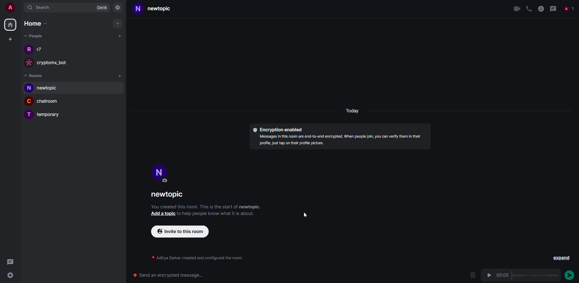 This screenshot has width=579, height=283. Describe the element at coordinates (49, 115) in the screenshot. I see `room` at that location.